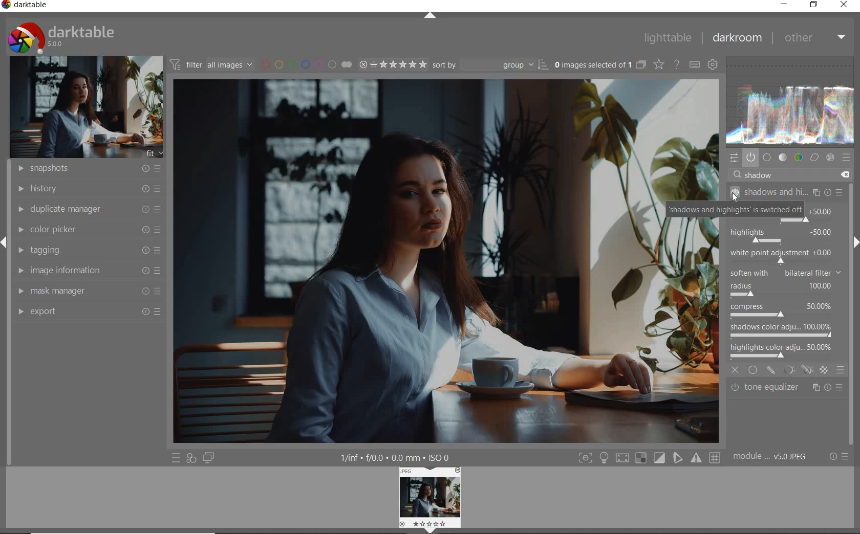 This screenshot has width=860, height=534. I want to click on soften with bilateral filter, so click(785, 272).